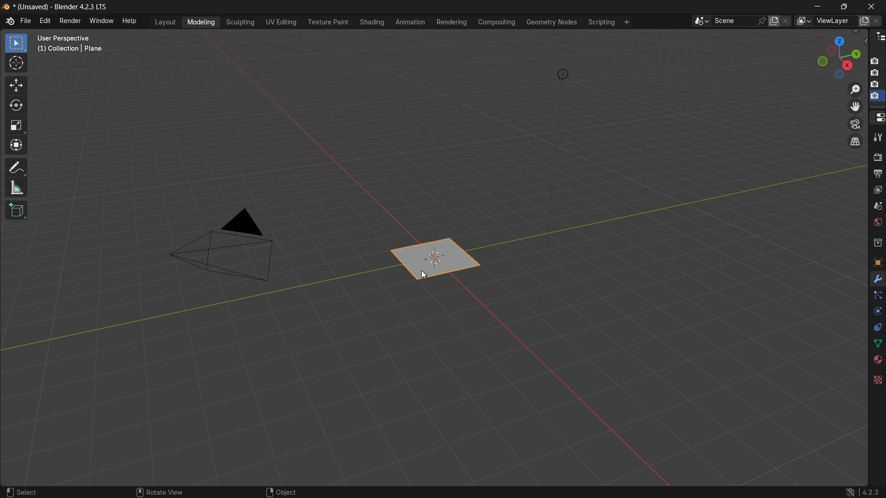 The image size is (886, 498). What do you see at coordinates (47, 22) in the screenshot?
I see `edit menu` at bounding box center [47, 22].